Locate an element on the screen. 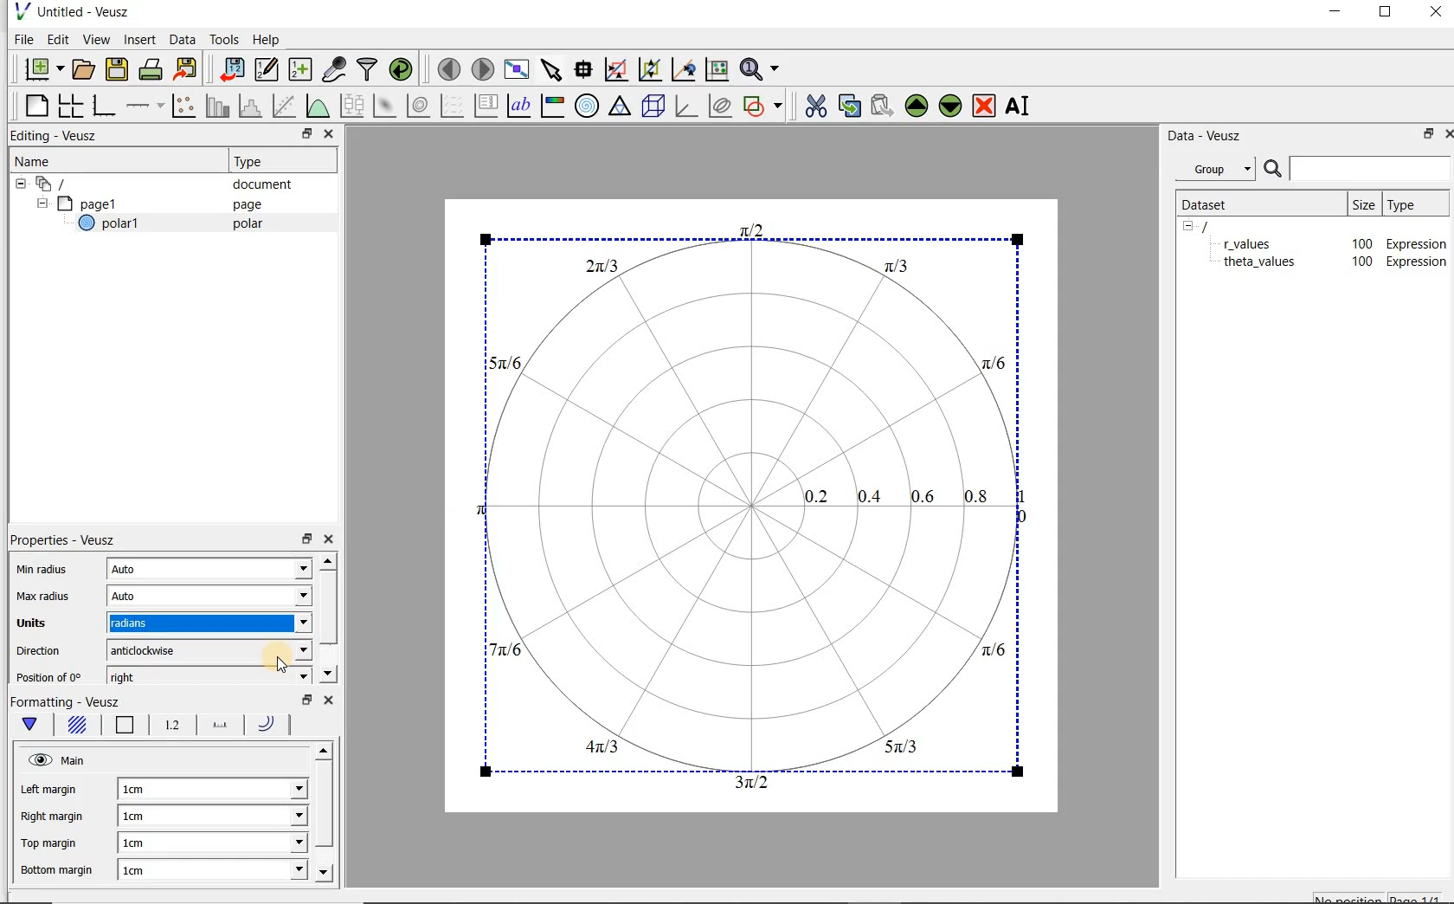 The width and height of the screenshot is (1454, 904). click to reset graph axes is located at coordinates (717, 68).